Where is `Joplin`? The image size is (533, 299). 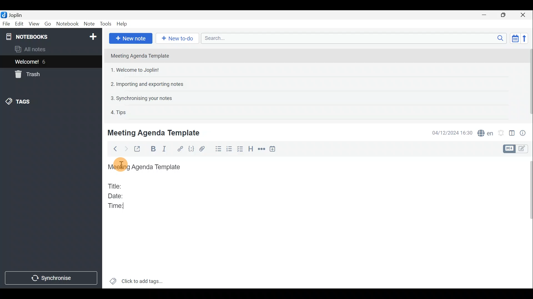 Joplin is located at coordinates (15, 15).